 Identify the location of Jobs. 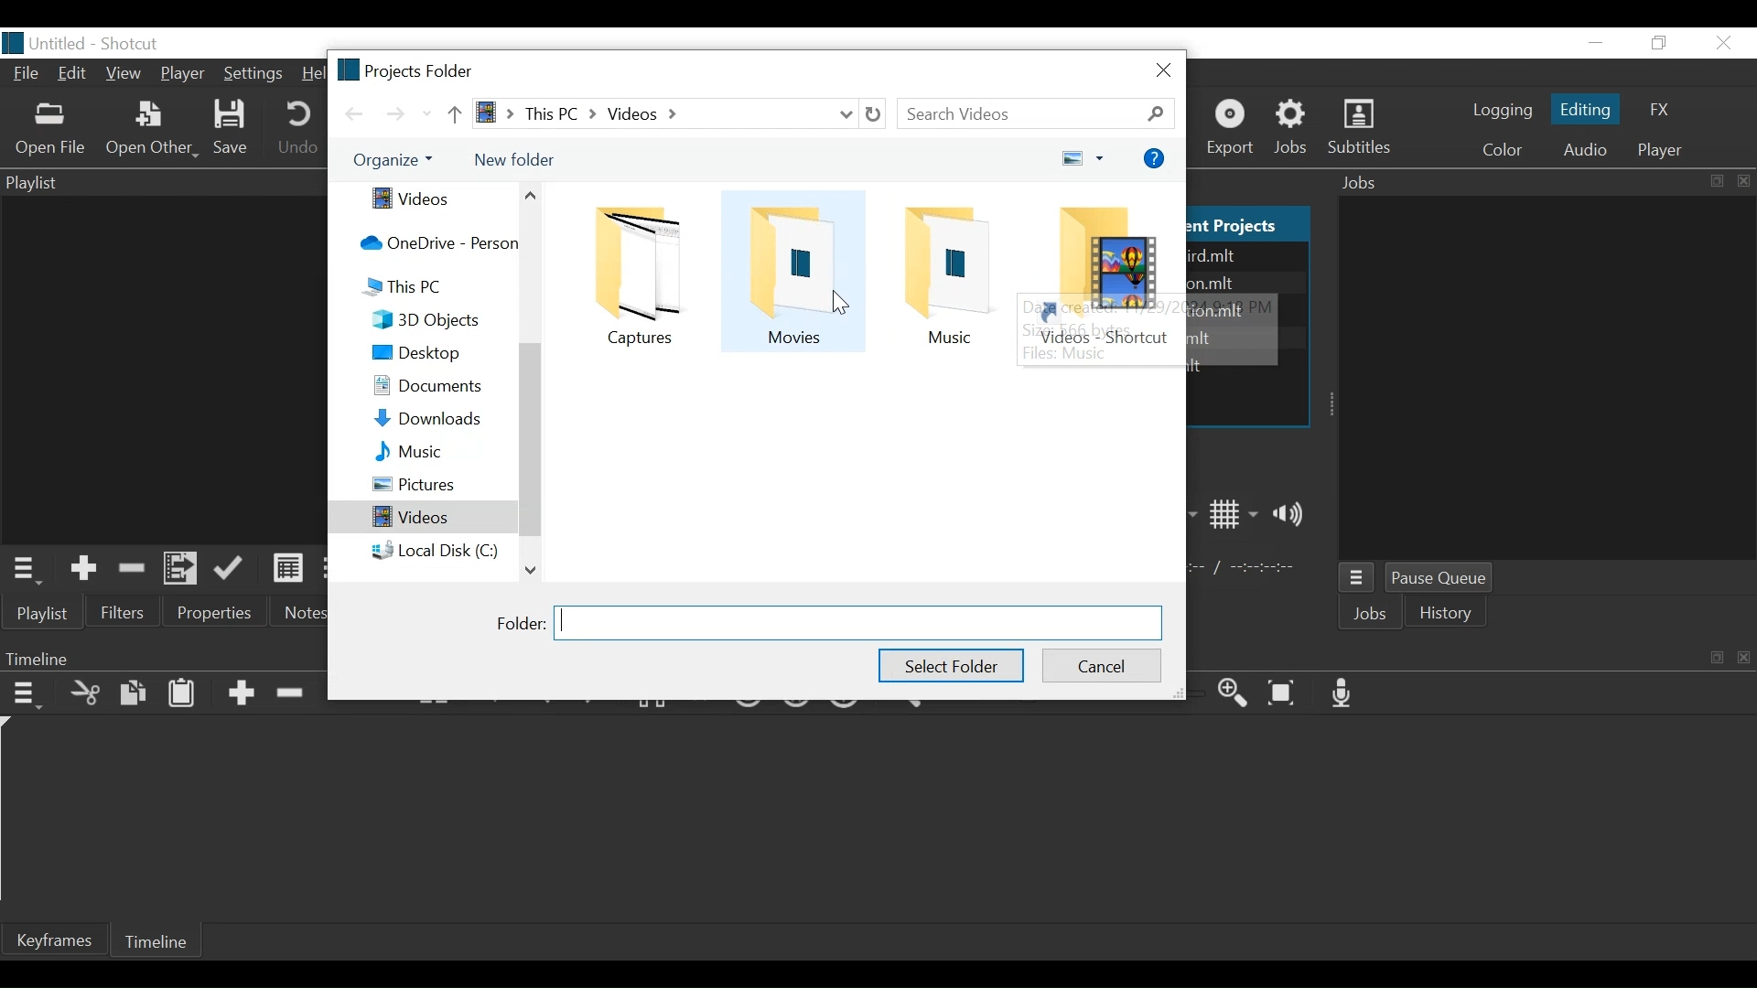
(1297, 127).